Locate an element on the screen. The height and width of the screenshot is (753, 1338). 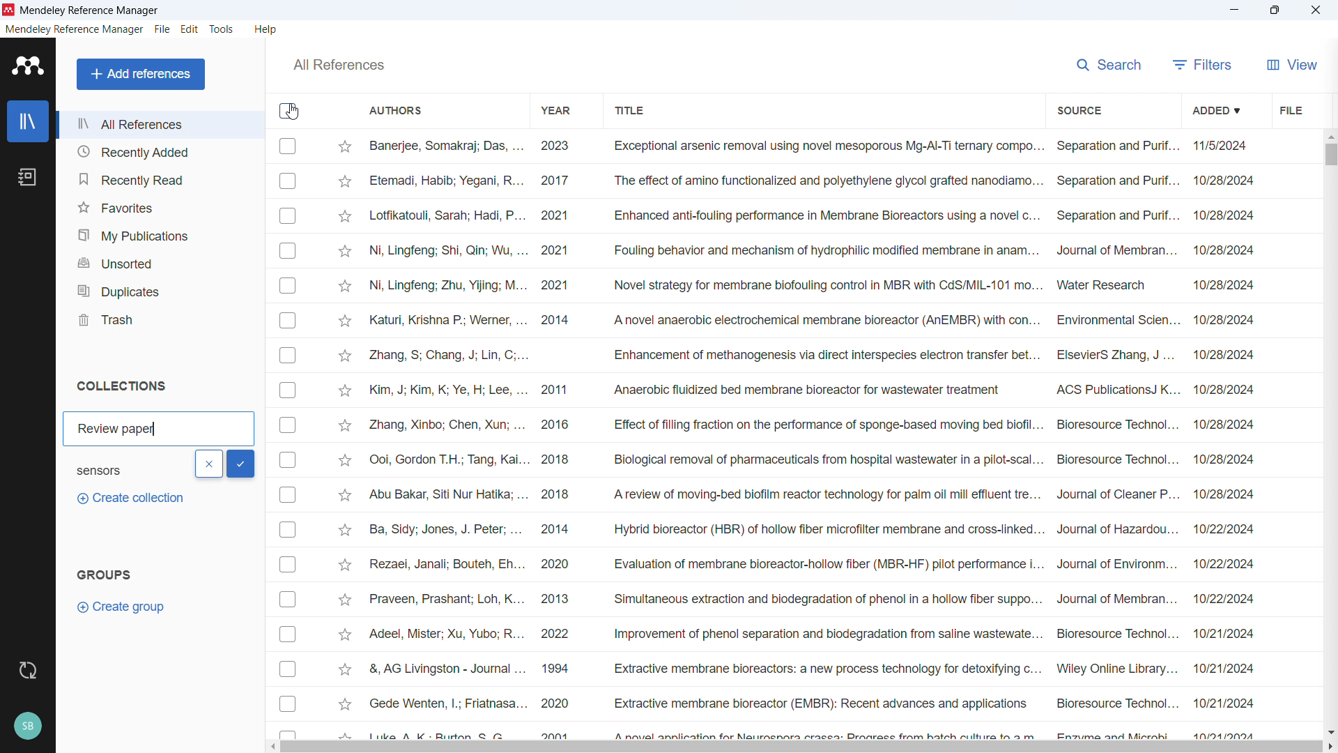
Select respective publication is located at coordinates (288, 181).